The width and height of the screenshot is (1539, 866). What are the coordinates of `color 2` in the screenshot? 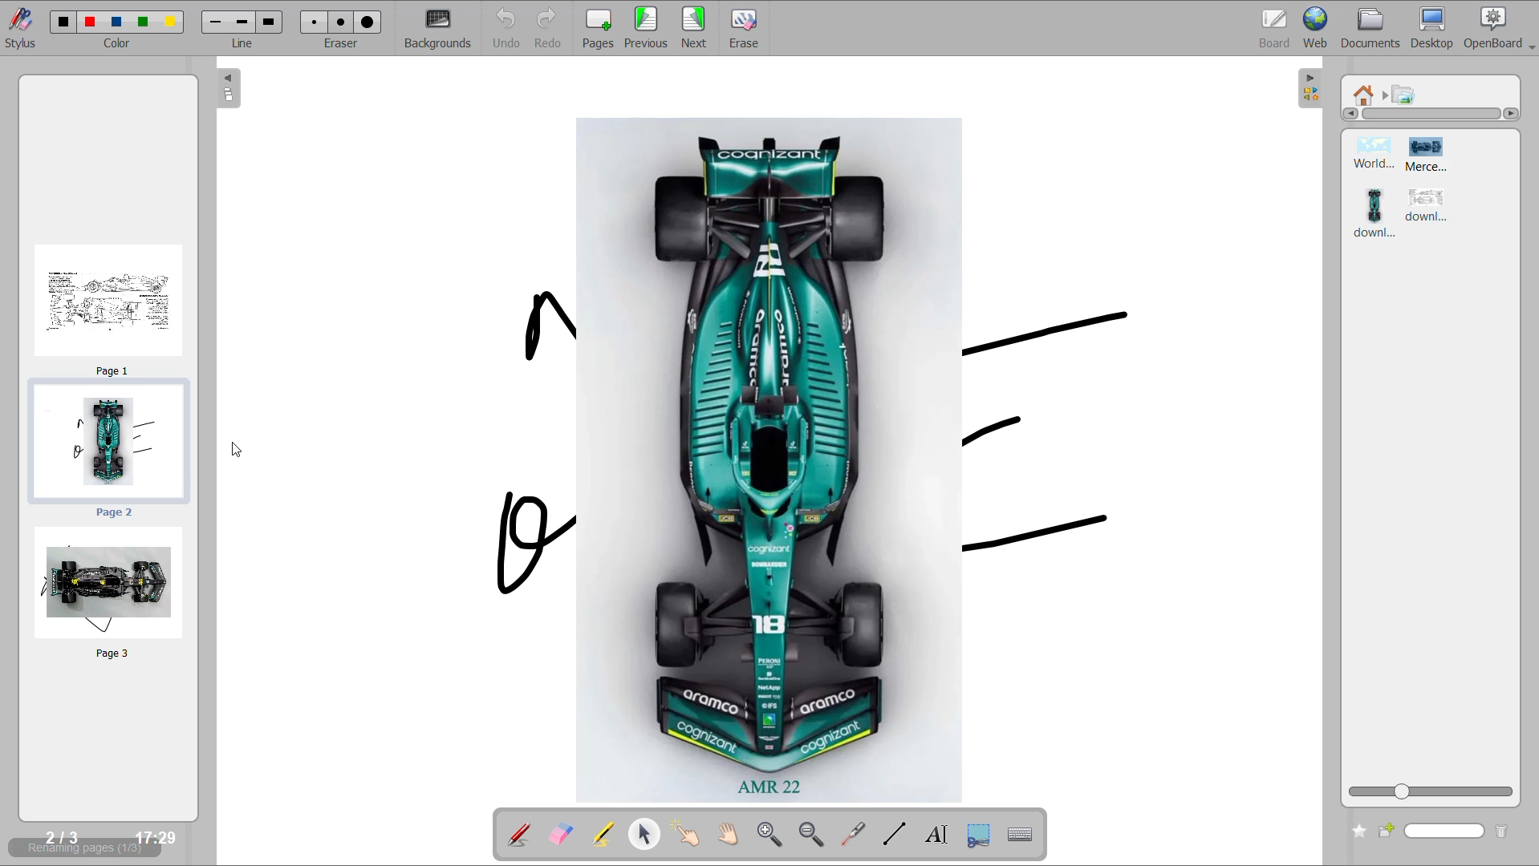 It's located at (91, 21).